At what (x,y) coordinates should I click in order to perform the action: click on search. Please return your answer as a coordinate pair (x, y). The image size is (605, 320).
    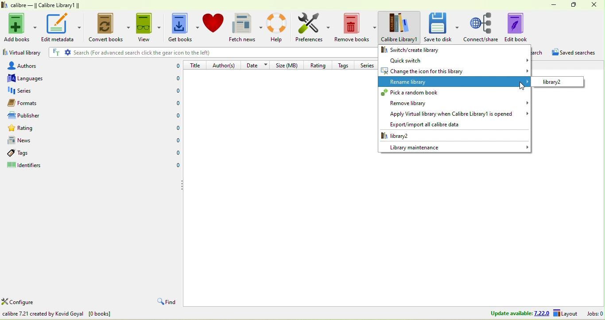
    Looking at the image, I should click on (539, 53).